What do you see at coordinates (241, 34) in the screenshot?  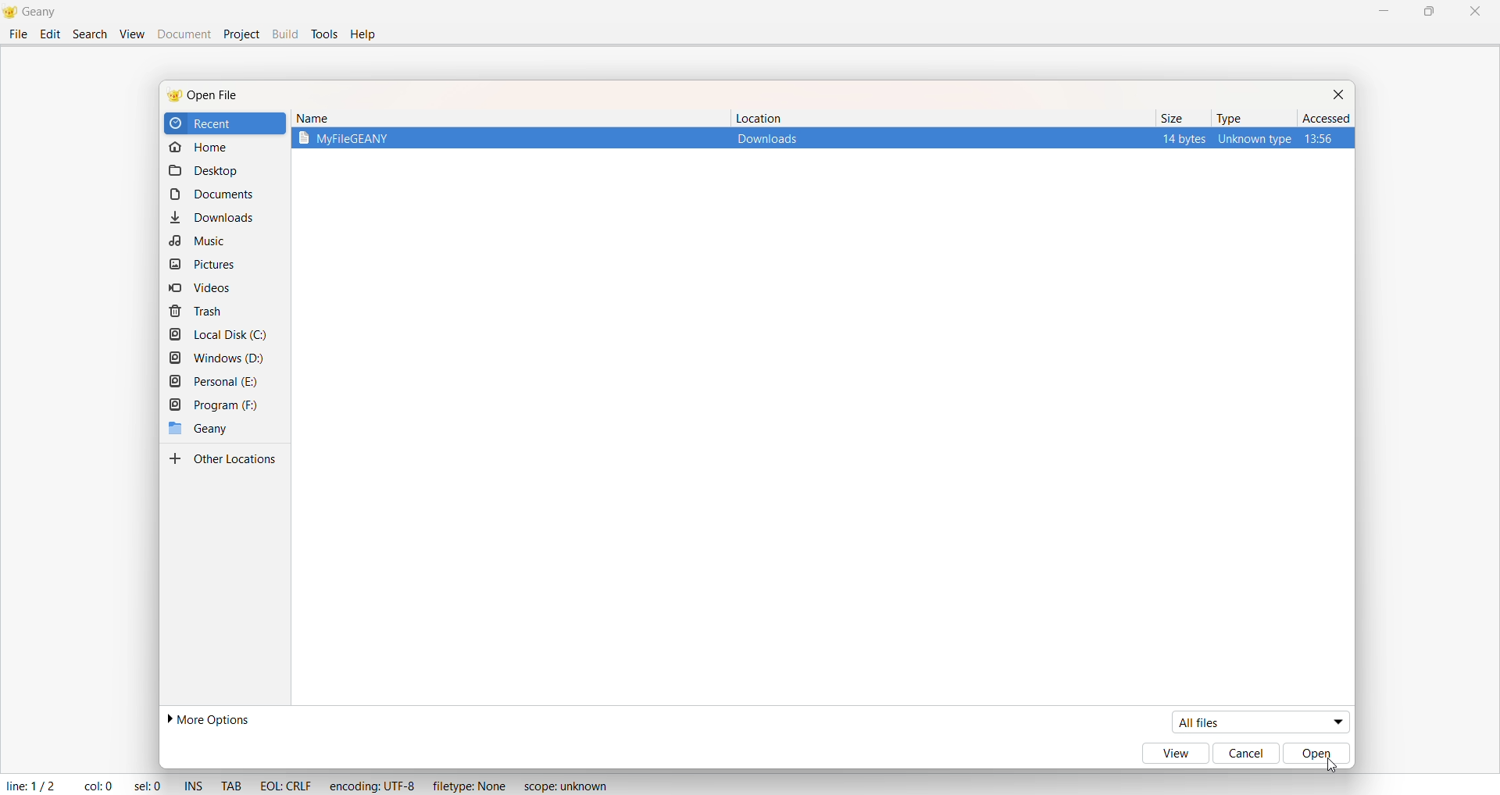 I see `Project` at bounding box center [241, 34].